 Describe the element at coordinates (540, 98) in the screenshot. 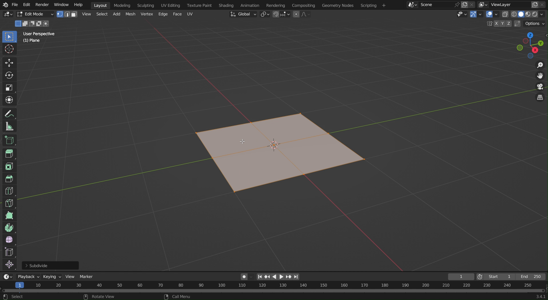

I see `Toggle View` at that location.